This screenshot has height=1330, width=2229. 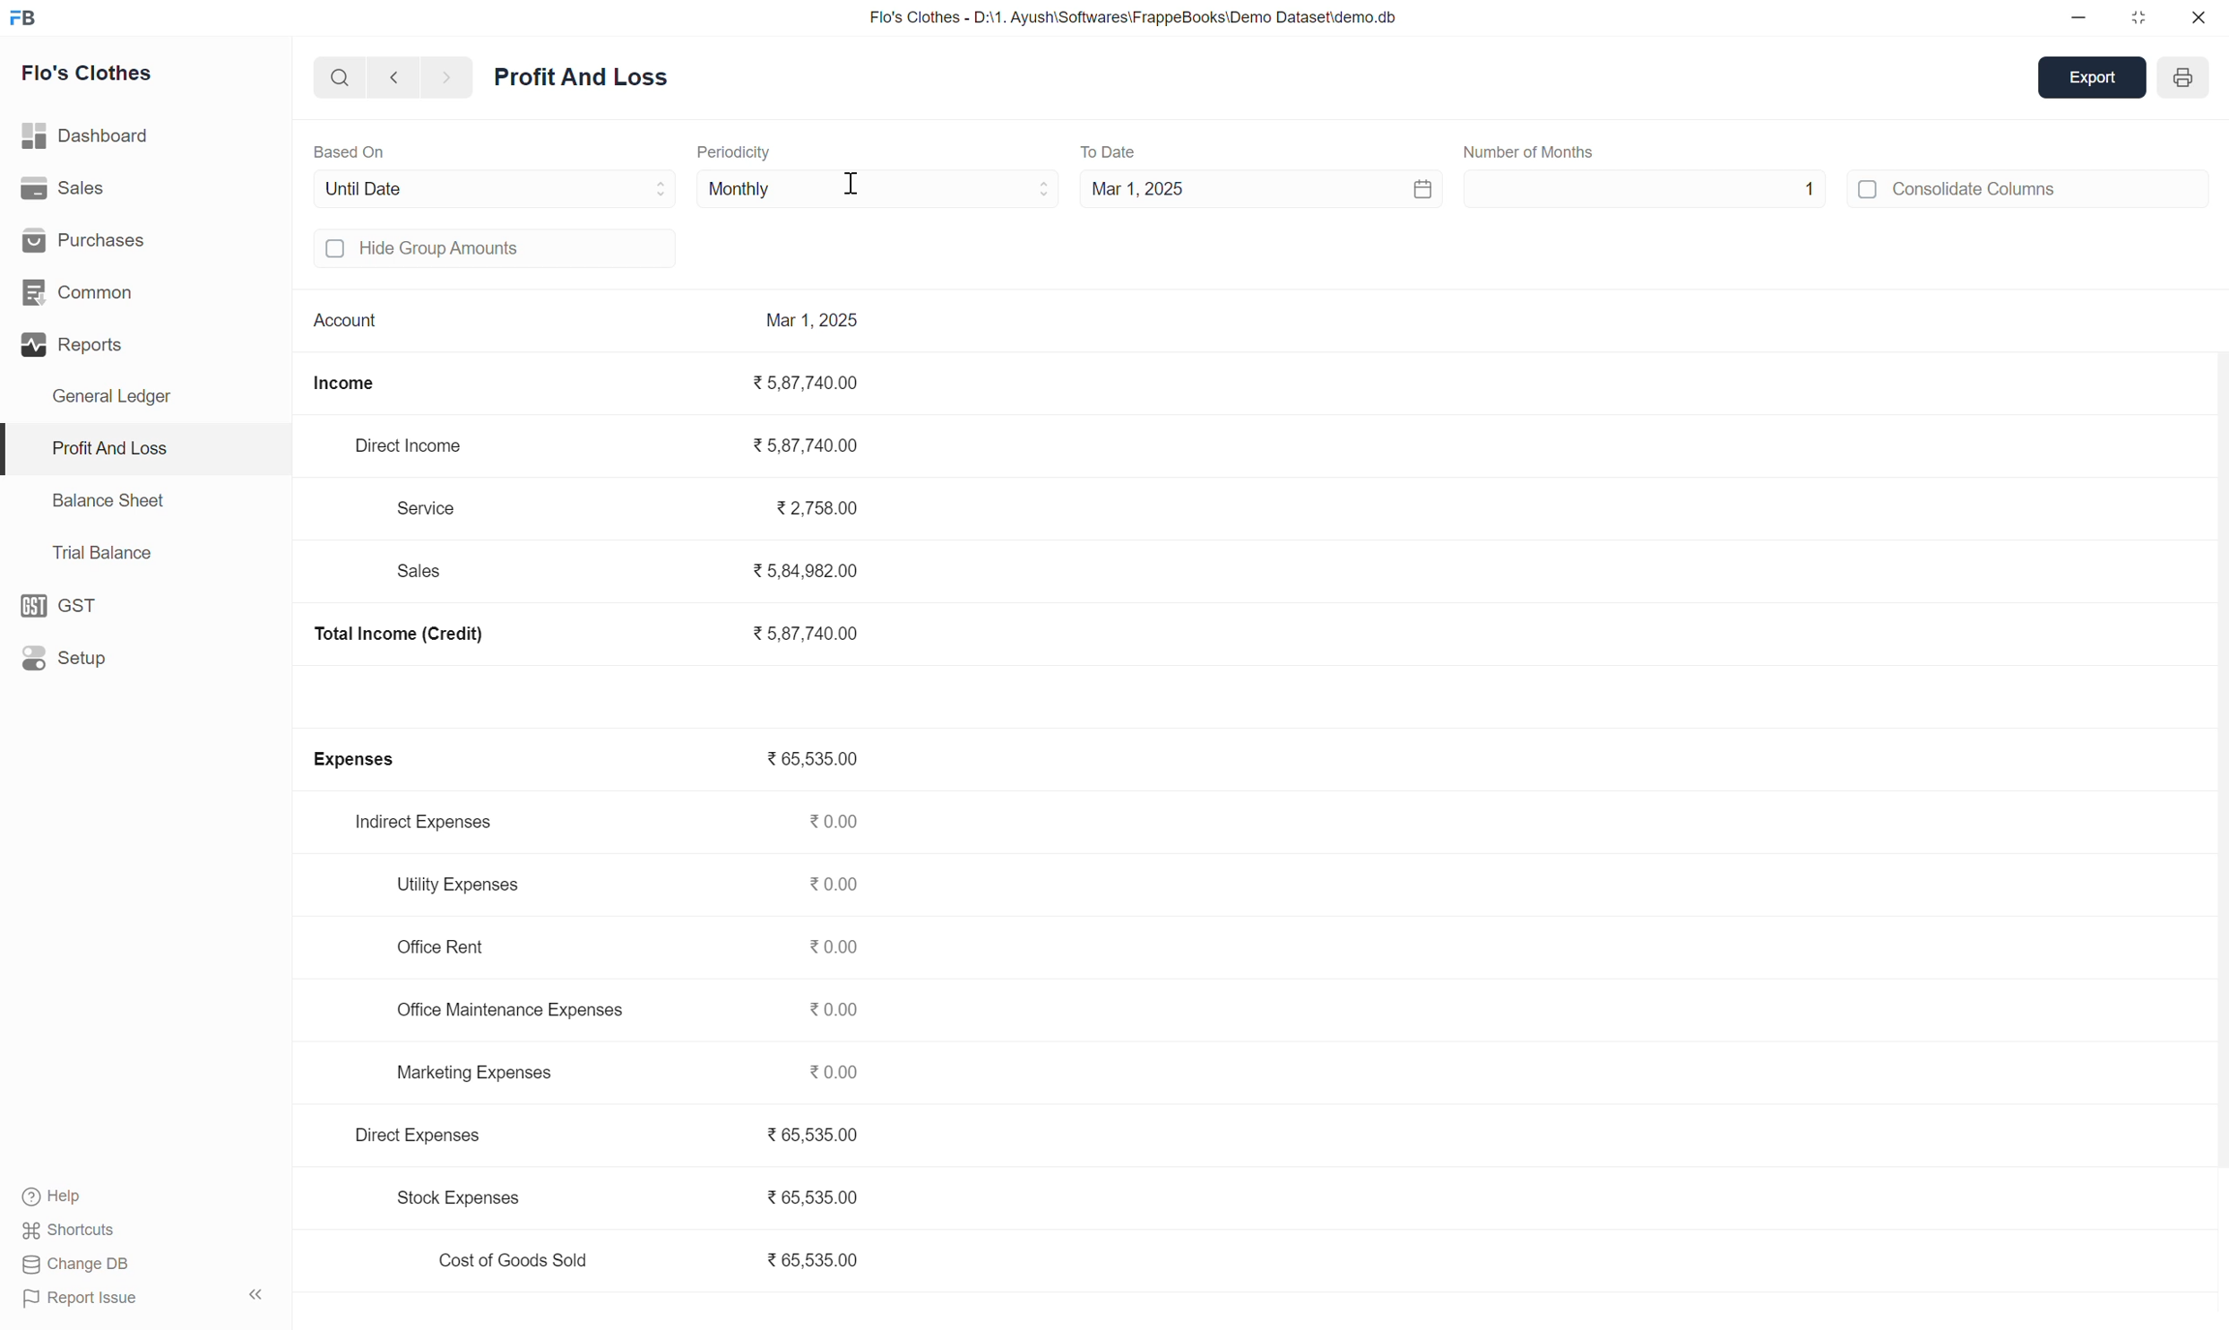 What do you see at coordinates (842, 1074) in the screenshot?
I see `₹0.00` at bounding box center [842, 1074].